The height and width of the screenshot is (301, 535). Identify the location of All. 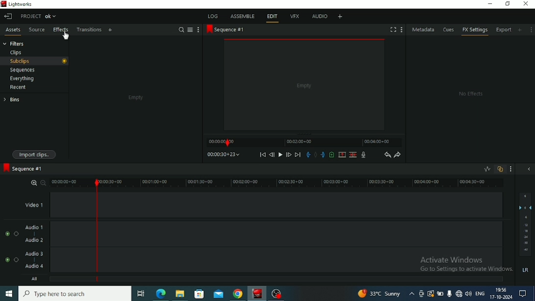
(54, 280).